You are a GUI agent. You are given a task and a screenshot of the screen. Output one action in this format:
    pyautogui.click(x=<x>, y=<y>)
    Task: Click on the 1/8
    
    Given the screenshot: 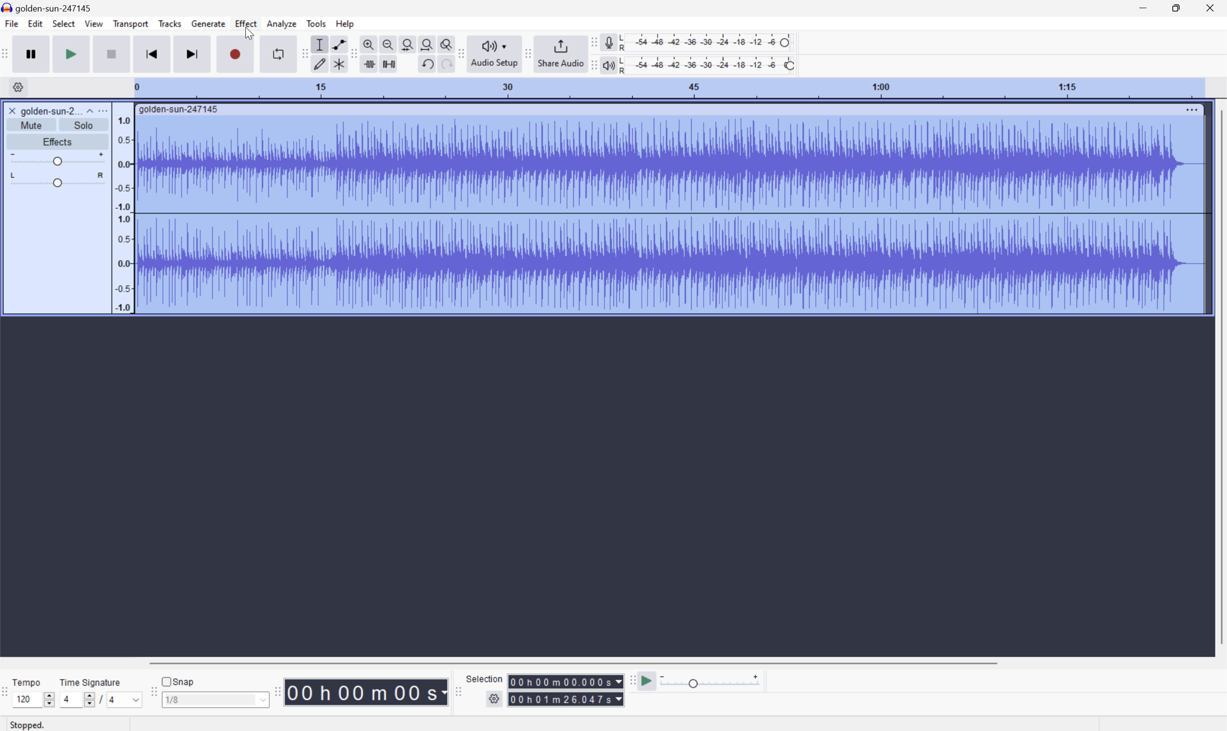 What is the action you would take?
    pyautogui.click(x=214, y=699)
    